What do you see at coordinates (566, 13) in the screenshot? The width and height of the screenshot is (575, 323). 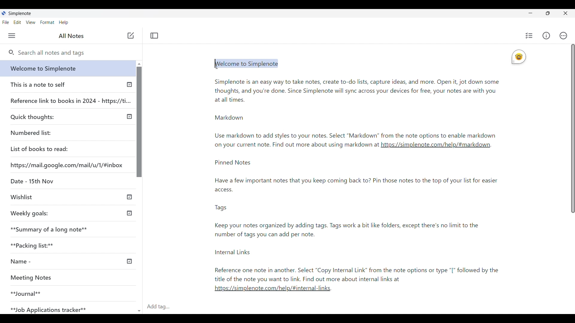 I see `Close interface` at bounding box center [566, 13].